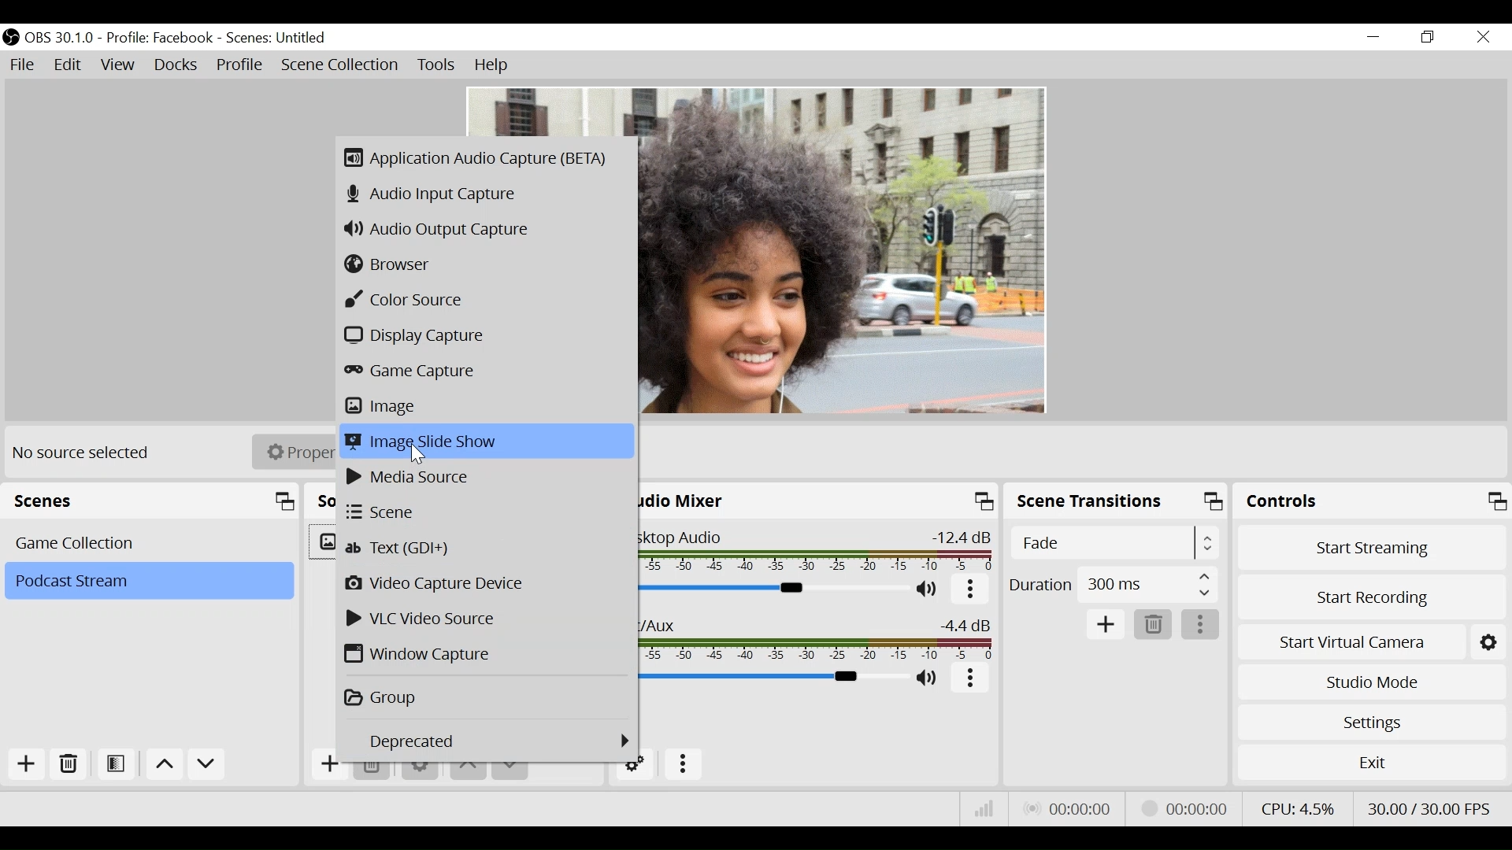 This screenshot has height=850, width=1512. I want to click on Exit, so click(1372, 766).